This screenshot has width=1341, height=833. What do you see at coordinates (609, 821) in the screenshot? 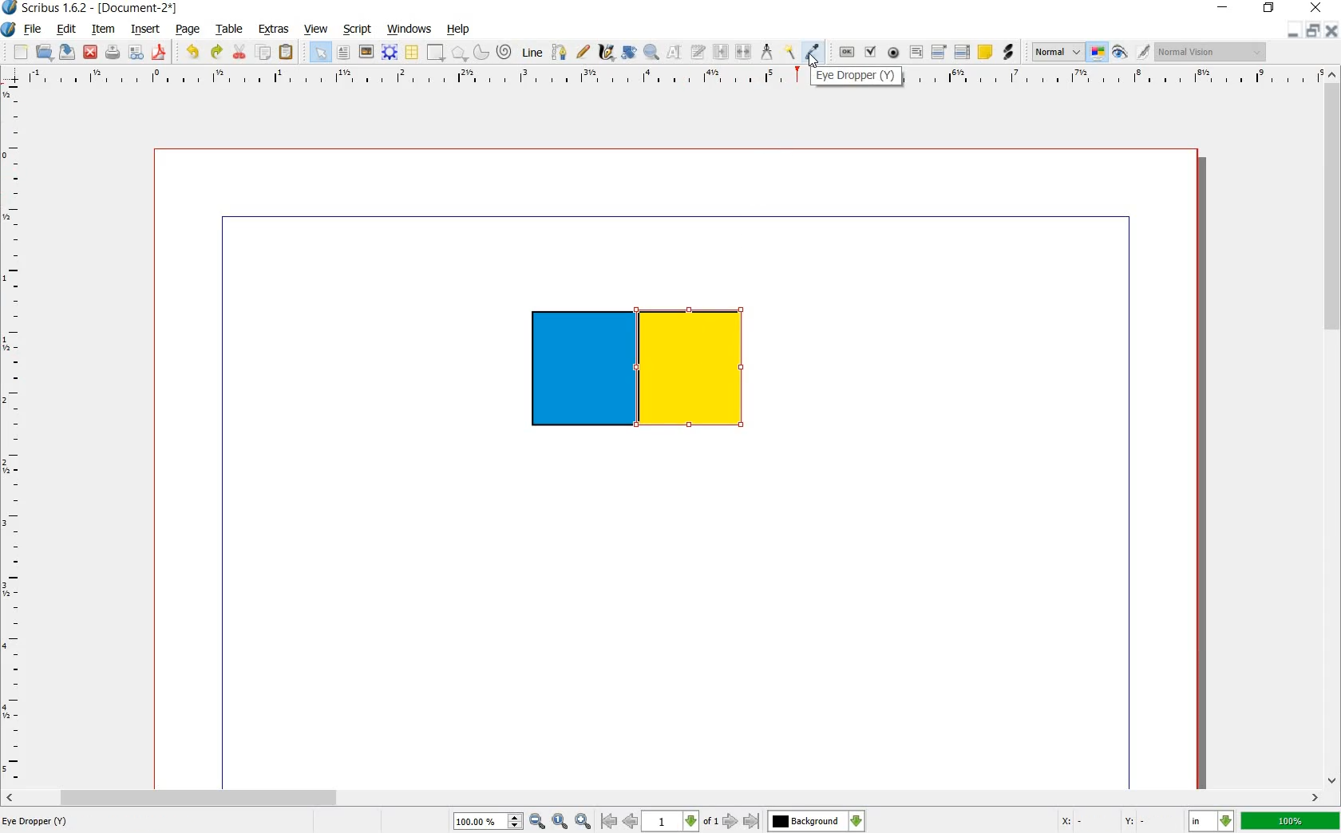
I see `go to first page` at bounding box center [609, 821].